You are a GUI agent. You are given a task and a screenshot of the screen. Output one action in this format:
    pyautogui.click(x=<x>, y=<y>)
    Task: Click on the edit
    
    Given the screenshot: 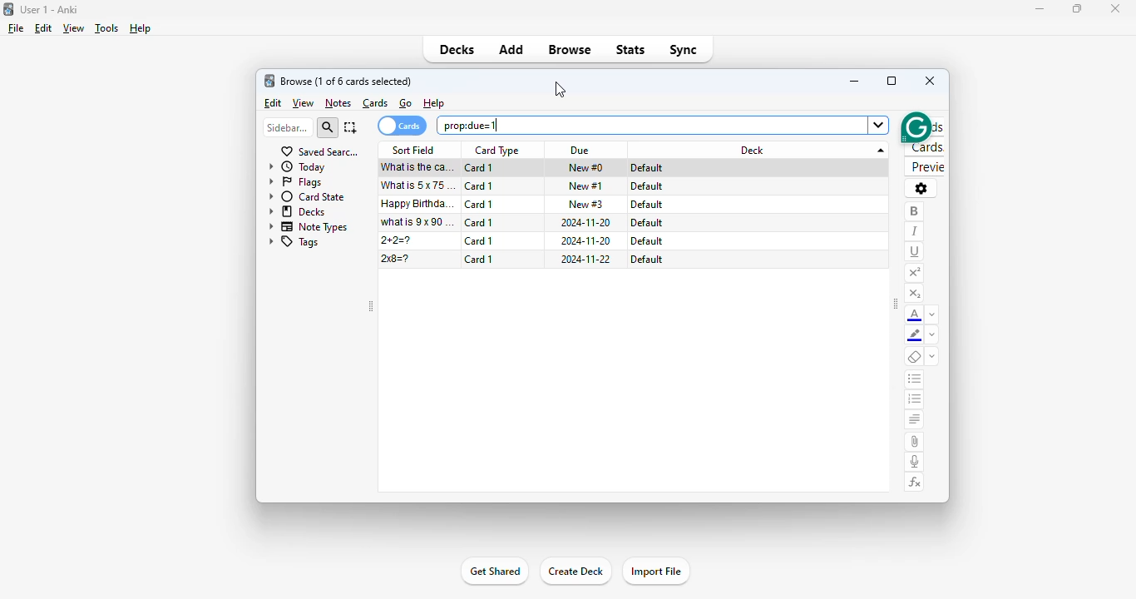 What is the action you would take?
    pyautogui.click(x=43, y=28)
    